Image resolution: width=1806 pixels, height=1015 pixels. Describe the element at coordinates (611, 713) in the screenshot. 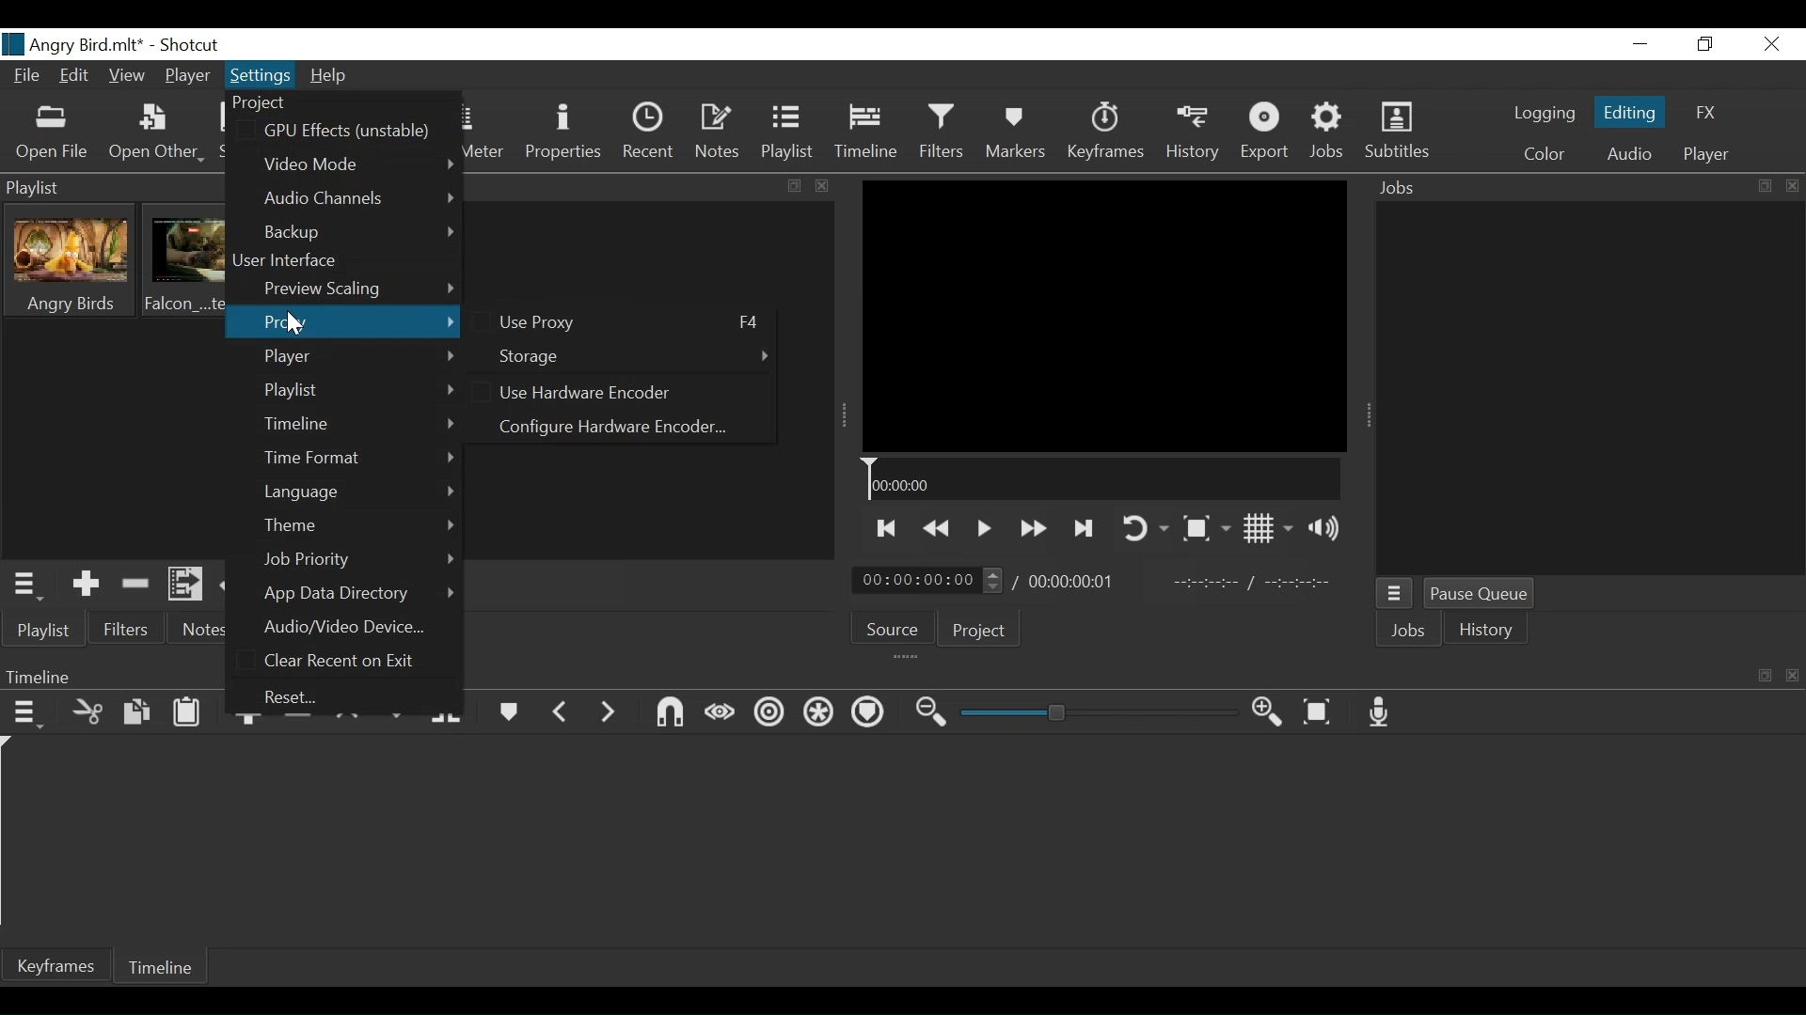

I see `Next Marker` at that location.